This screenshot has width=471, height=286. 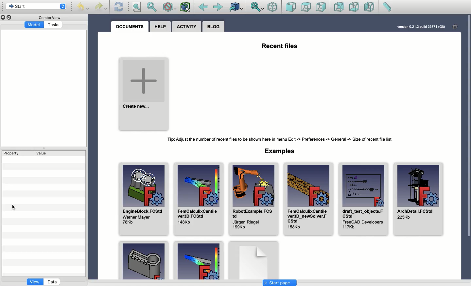 What do you see at coordinates (200, 260) in the screenshot?
I see `Example  2` at bounding box center [200, 260].